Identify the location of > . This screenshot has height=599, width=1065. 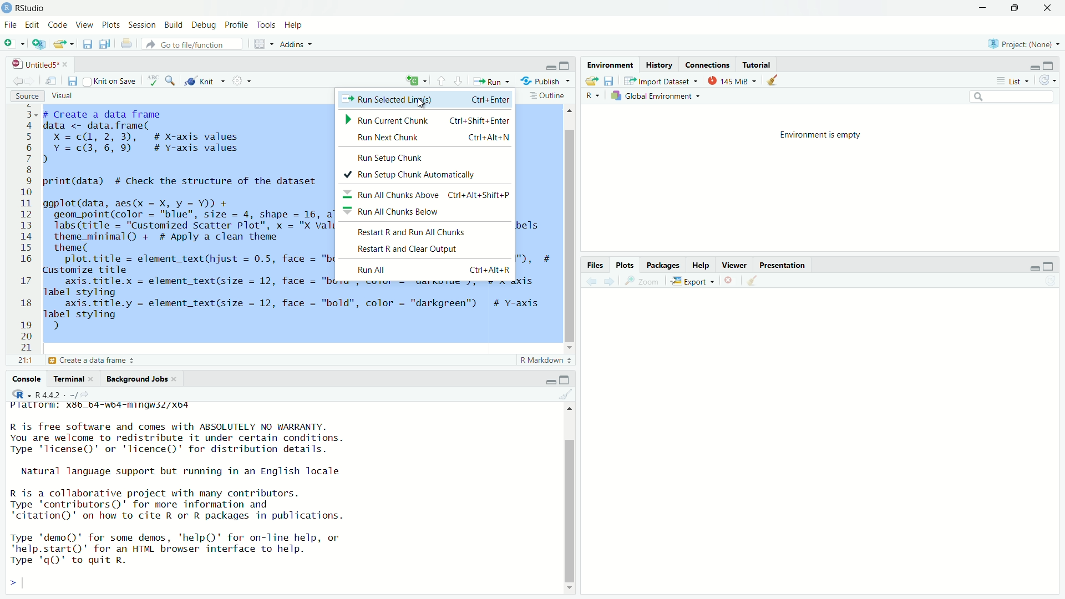
(12, 583).